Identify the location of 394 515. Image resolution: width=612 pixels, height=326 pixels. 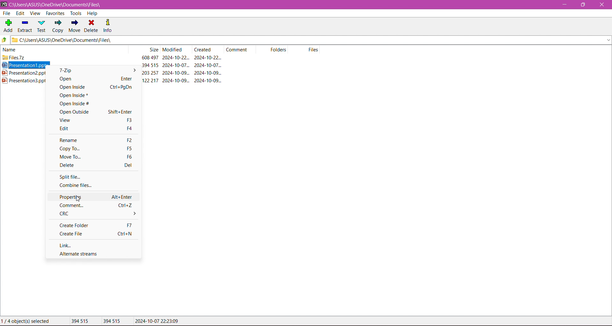
(150, 65).